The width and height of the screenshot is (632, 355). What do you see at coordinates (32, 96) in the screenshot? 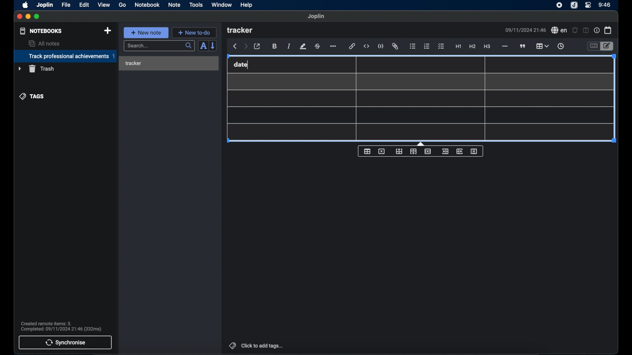
I see `tags` at bounding box center [32, 96].